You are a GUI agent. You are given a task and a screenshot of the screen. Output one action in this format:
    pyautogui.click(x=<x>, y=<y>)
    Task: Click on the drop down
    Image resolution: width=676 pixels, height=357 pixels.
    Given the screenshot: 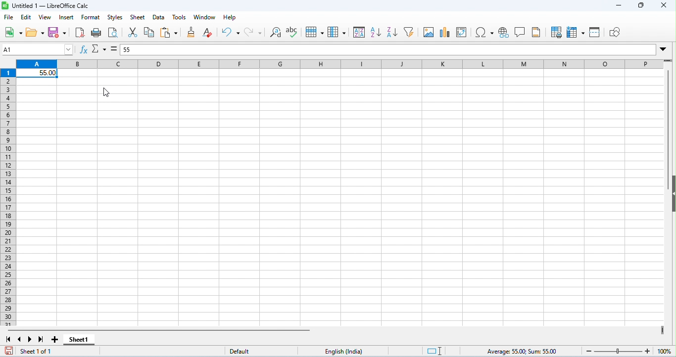 What is the action you would take?
    pyautogui.click(x=665, y=50)
    